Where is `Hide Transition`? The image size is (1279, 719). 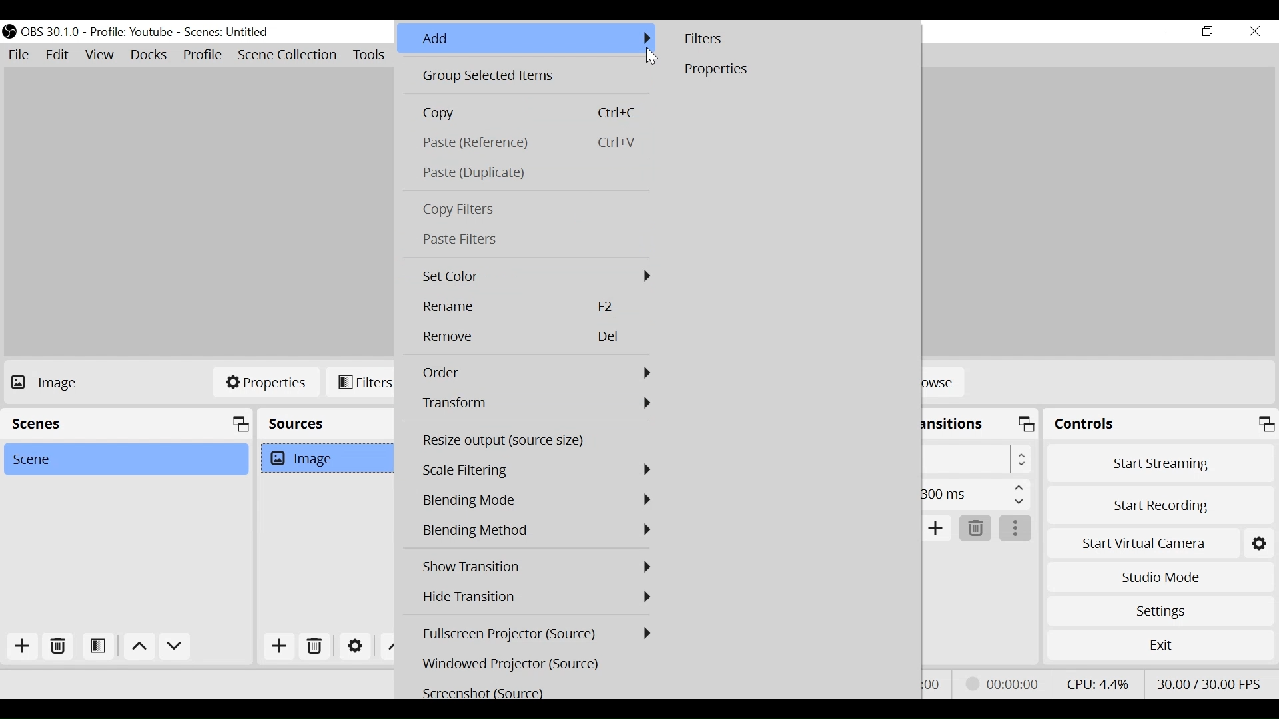
Hide Transition is located at coordinates (538, 597).